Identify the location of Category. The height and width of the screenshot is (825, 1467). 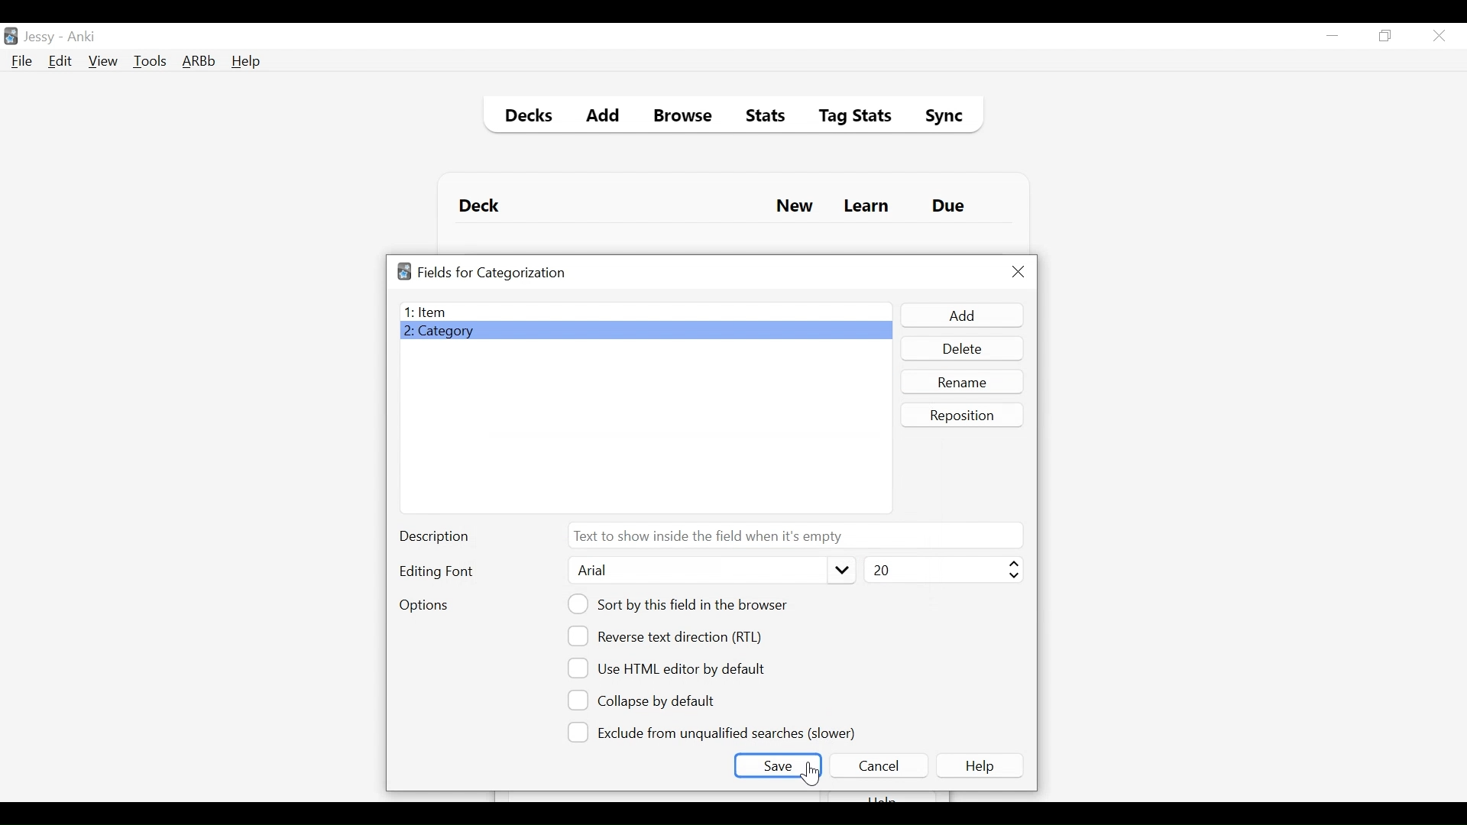
(646, 332).